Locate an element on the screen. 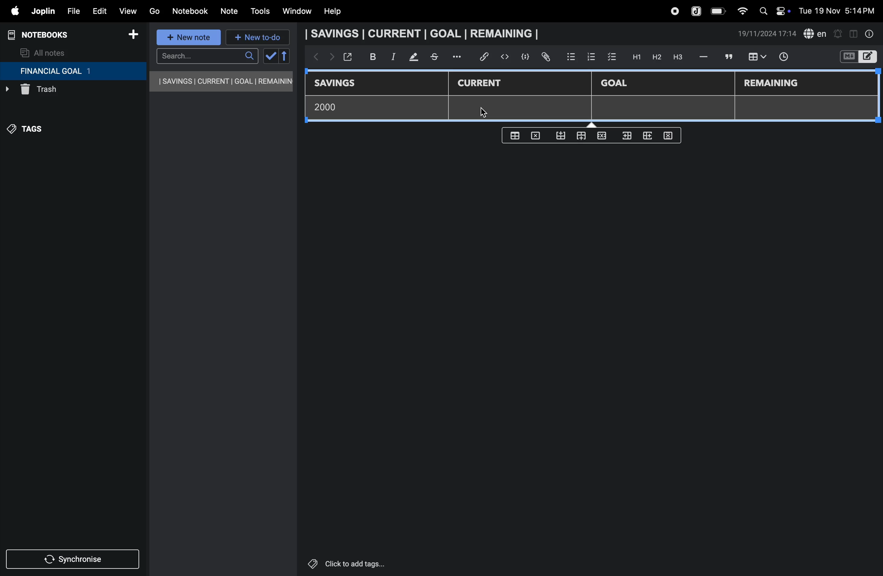 The image size is (883, 576). mark is located at coordinates (410, 58).